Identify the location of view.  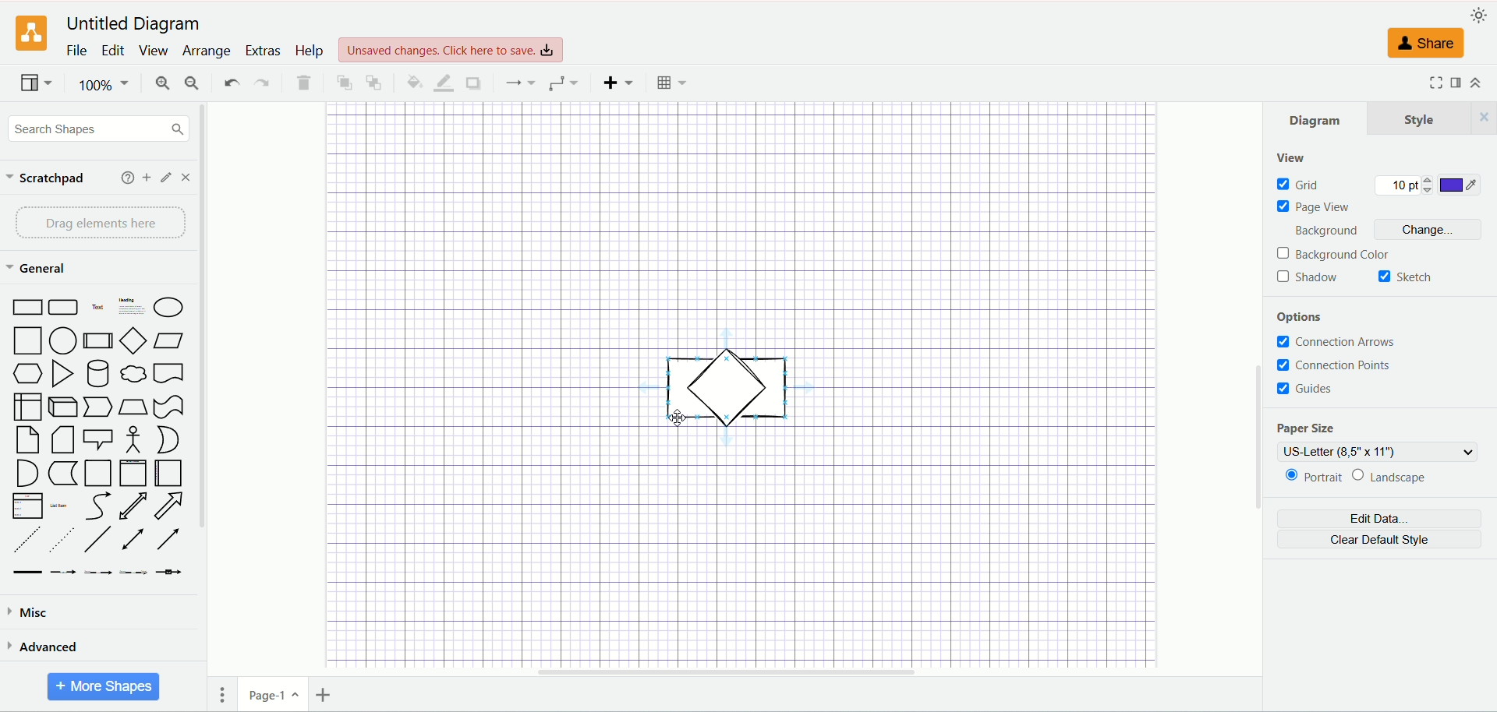
(156, 53).